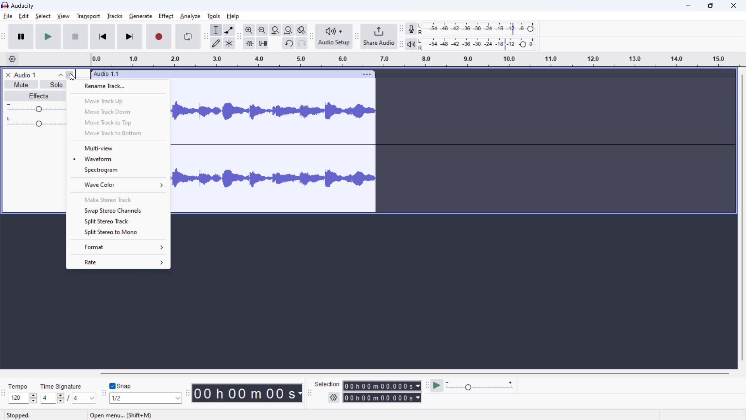  I want to click on start time, so click(382, 386).